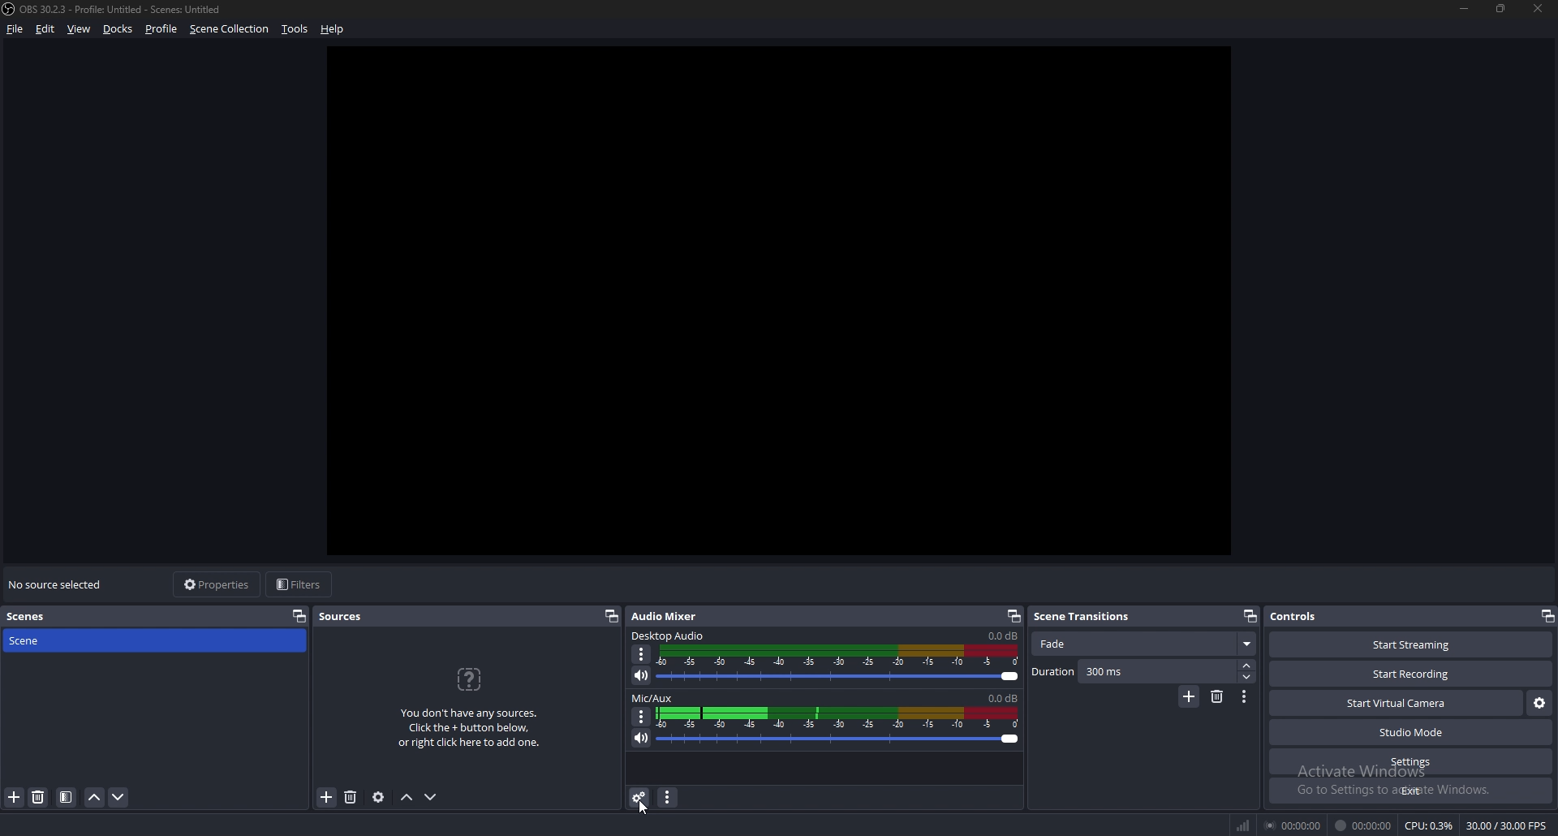  What do you see at coordinates (128, 6) in the screenshot?
I see `ObS 30.2.3 - Profile: Untitled - Scenes: Untitled` at bounding box center [128, 6].